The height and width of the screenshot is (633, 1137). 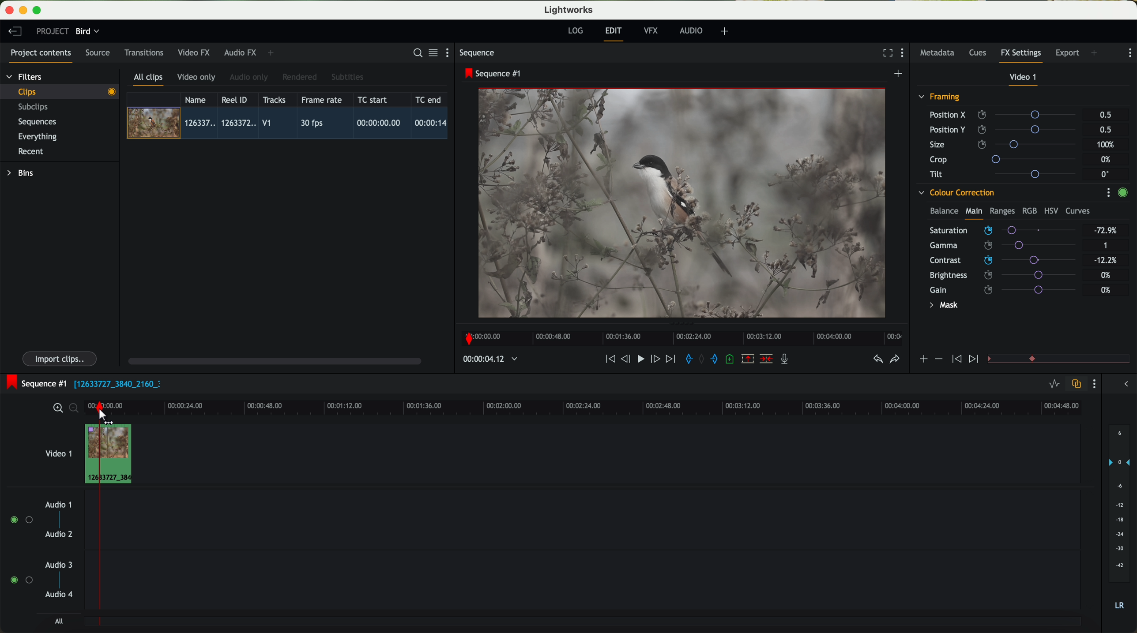 I want to click on subclips, so click(x=35, y=108).